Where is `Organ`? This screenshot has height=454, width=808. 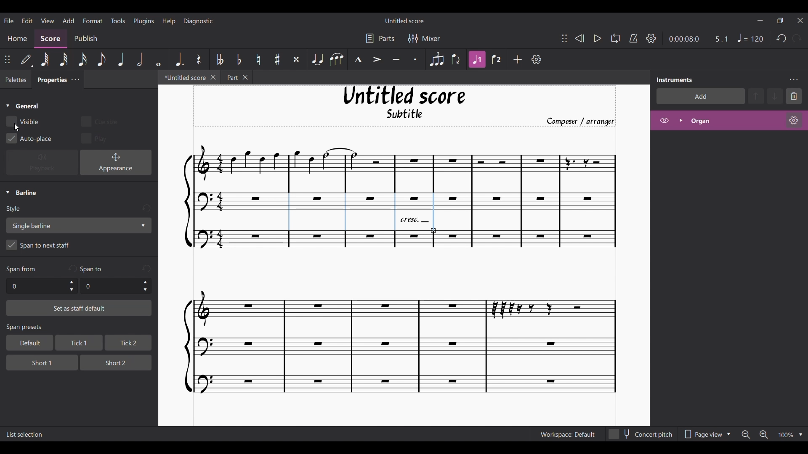 Organ is located at coordinates (735, 121).